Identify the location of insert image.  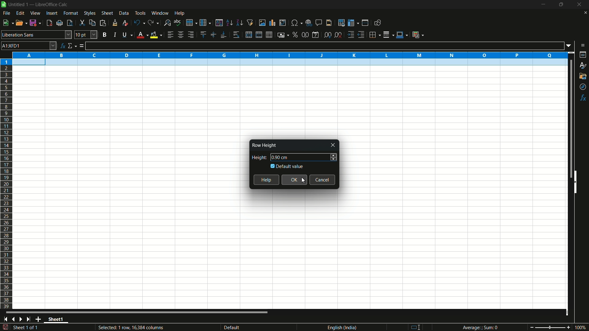
(262, 22).